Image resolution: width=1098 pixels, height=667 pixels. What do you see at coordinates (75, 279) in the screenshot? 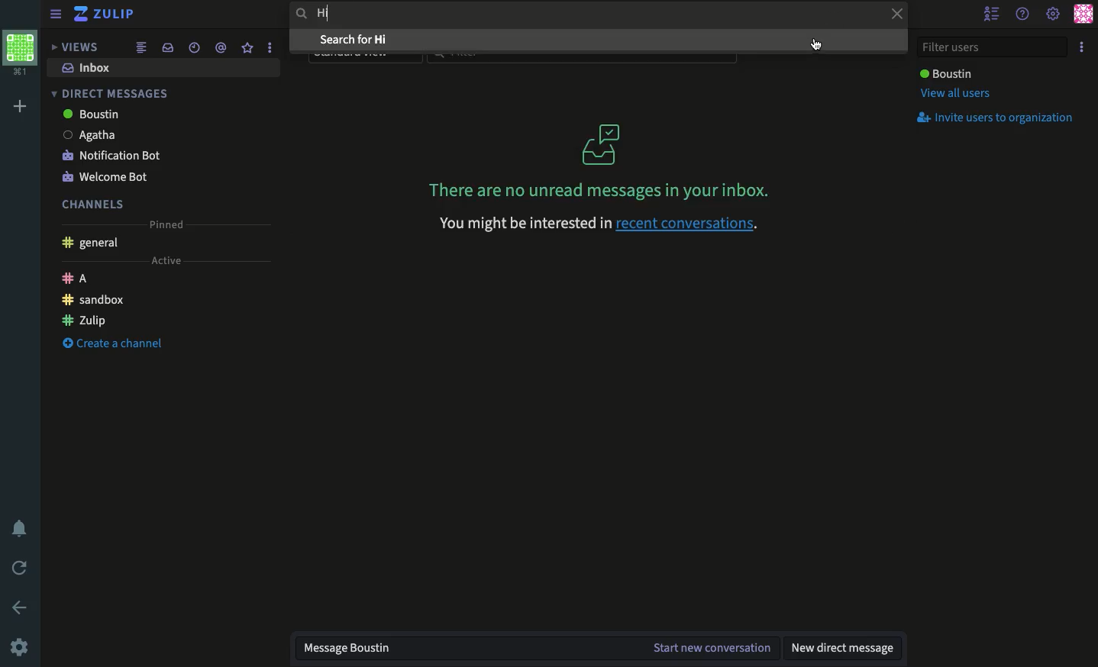
I see `A` at bounding box center [75, 279].